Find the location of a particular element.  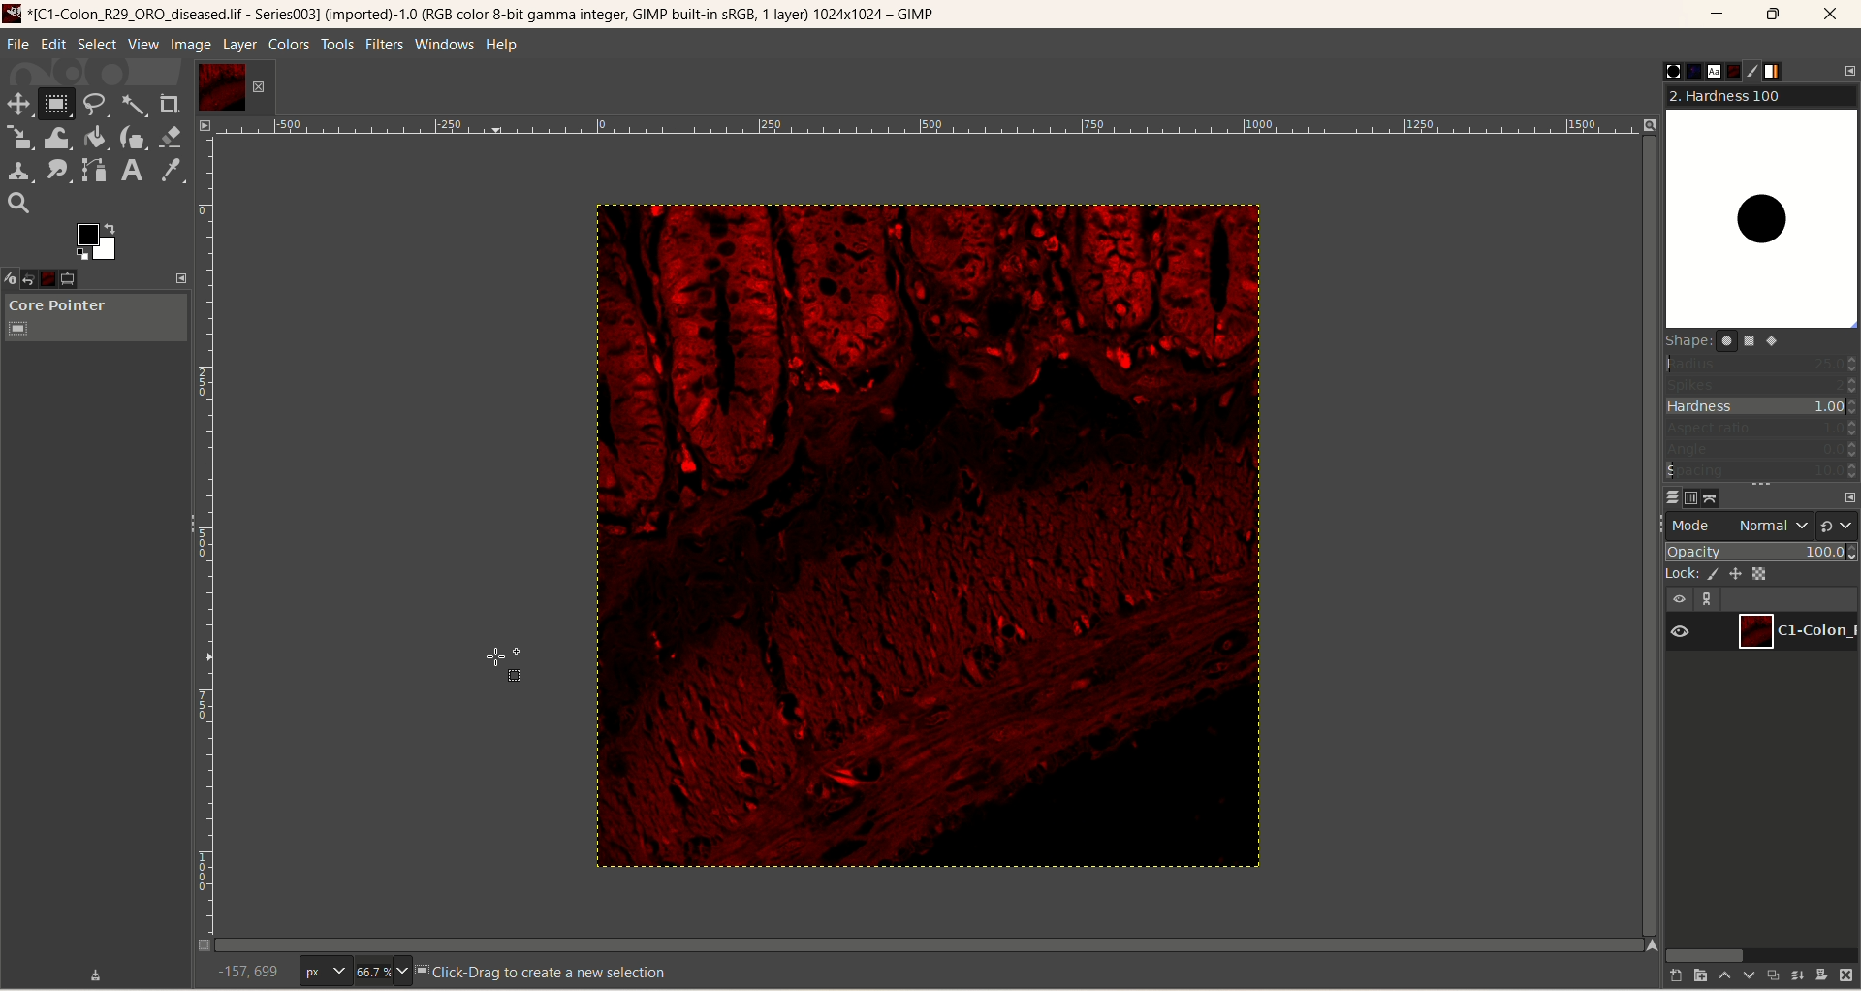

close is located at coordinates (1833, 15).